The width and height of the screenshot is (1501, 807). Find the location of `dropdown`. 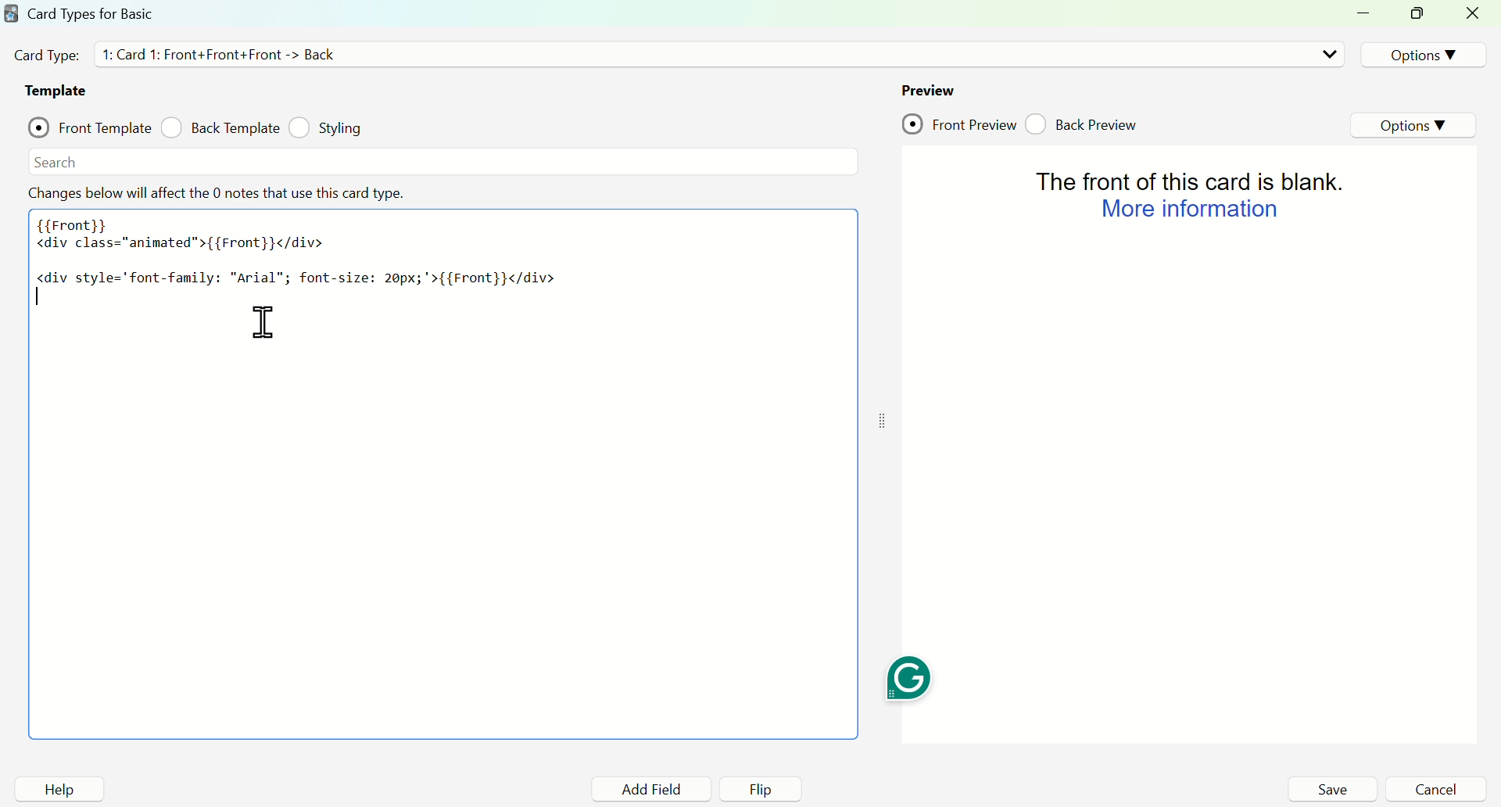

dropdown is located at coordinates (1329, 54).